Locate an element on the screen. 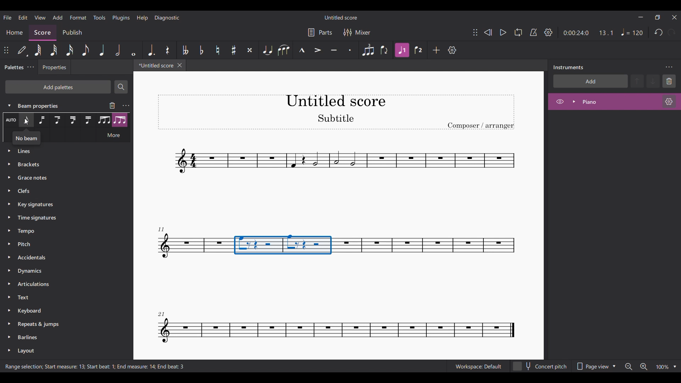 This screenshot has width=681, height=383. Customize toolbar is located at coordinates (452, 50).